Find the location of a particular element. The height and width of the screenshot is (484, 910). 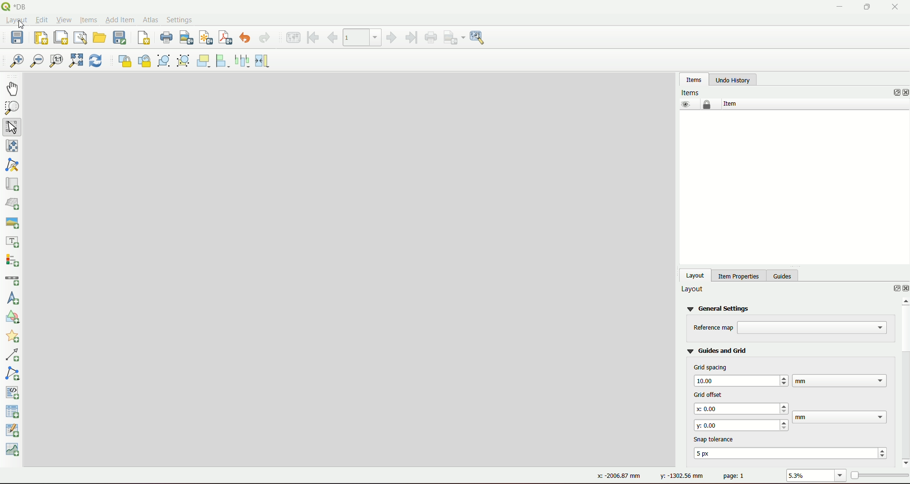

text box is located at coordinates (813, 328).